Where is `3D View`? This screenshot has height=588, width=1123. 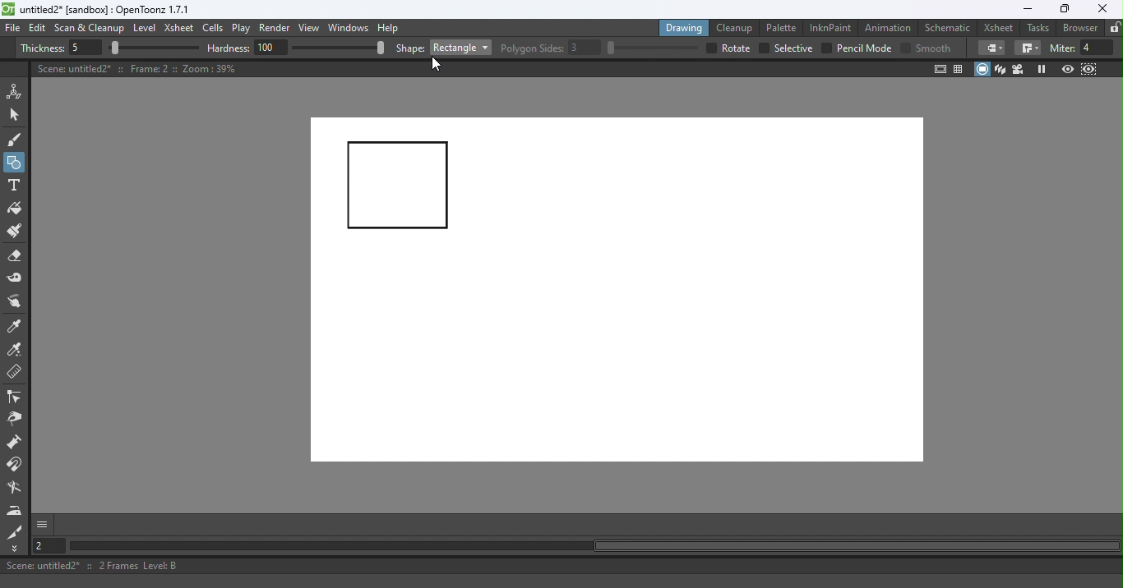 3D View is located at coordinates (1001, 69).